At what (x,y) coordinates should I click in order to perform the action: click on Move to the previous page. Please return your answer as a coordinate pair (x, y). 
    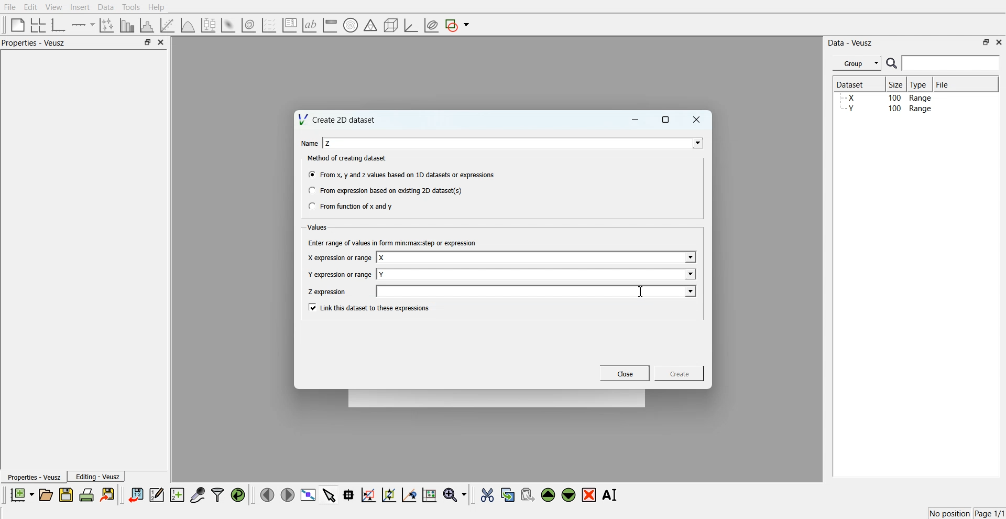
    Looking at the image, I should click on (267, 494).